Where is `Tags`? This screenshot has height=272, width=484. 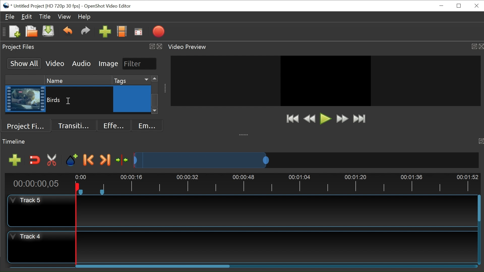
Tags is located at coordinates (131, 80).